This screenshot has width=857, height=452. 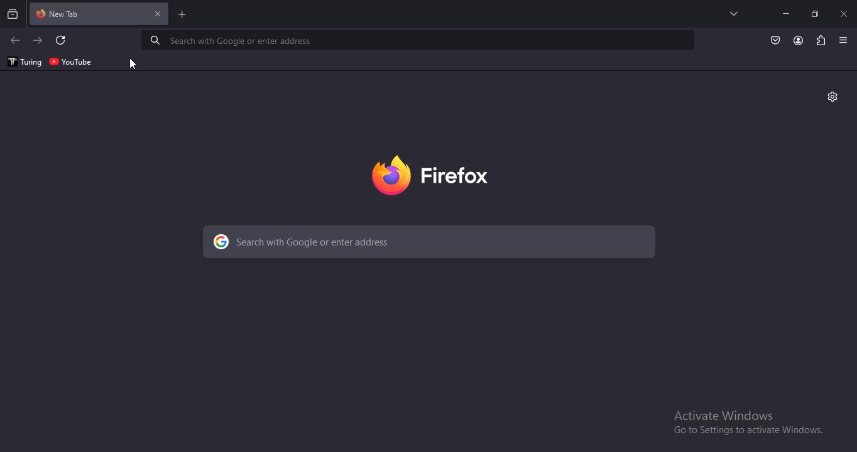 What do you see at coordinates (62, 41) in the screenshot?
I see `refresh` at bounding box center [62, 41].